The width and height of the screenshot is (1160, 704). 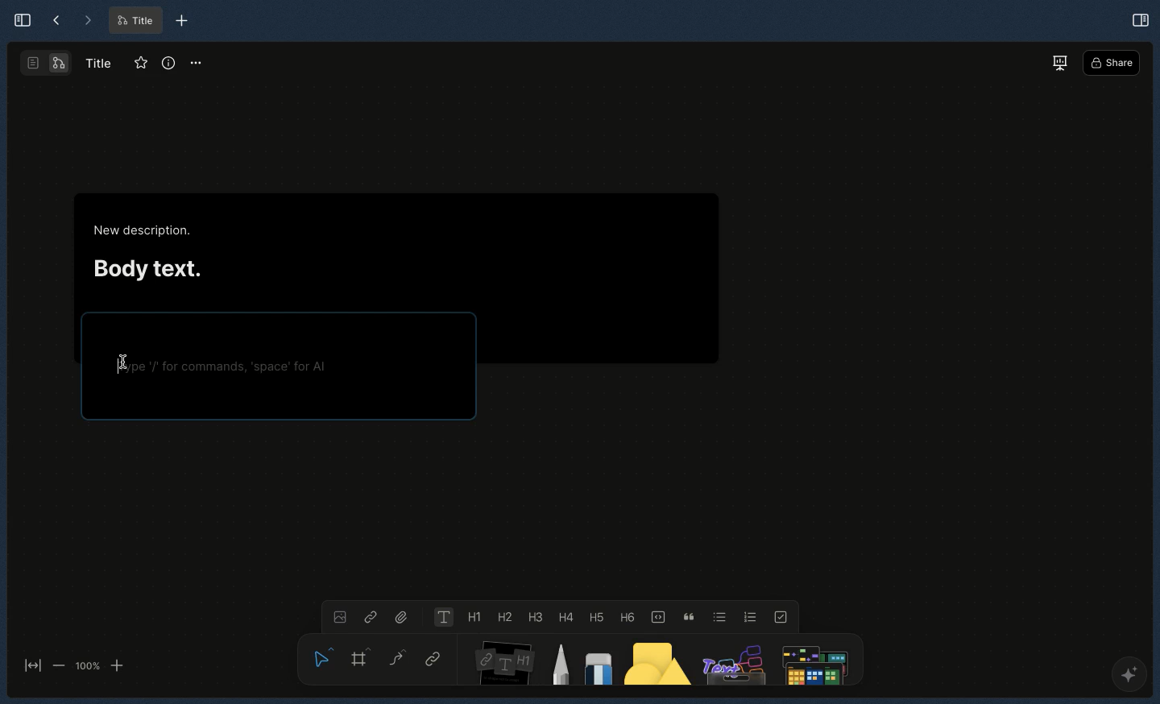 What do you see at coordinates (56, 21) in the screenshot?
I see `Back` at bounding box center [56, 21].